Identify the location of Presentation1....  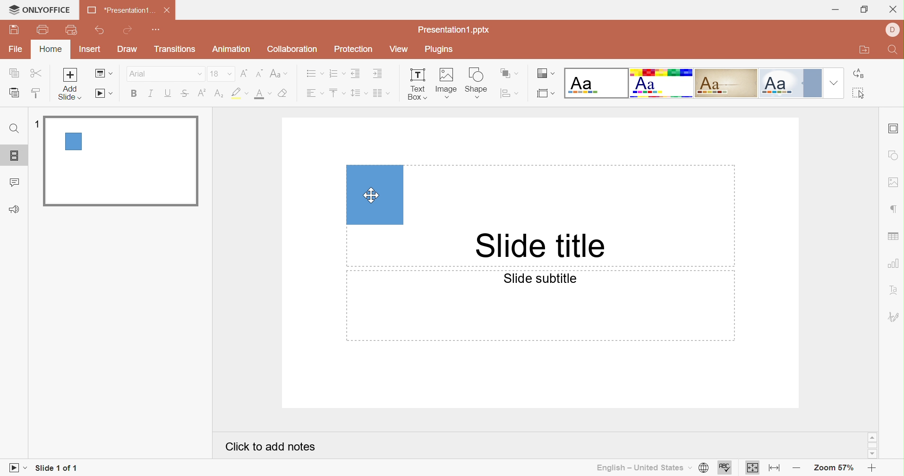
(120, 9).